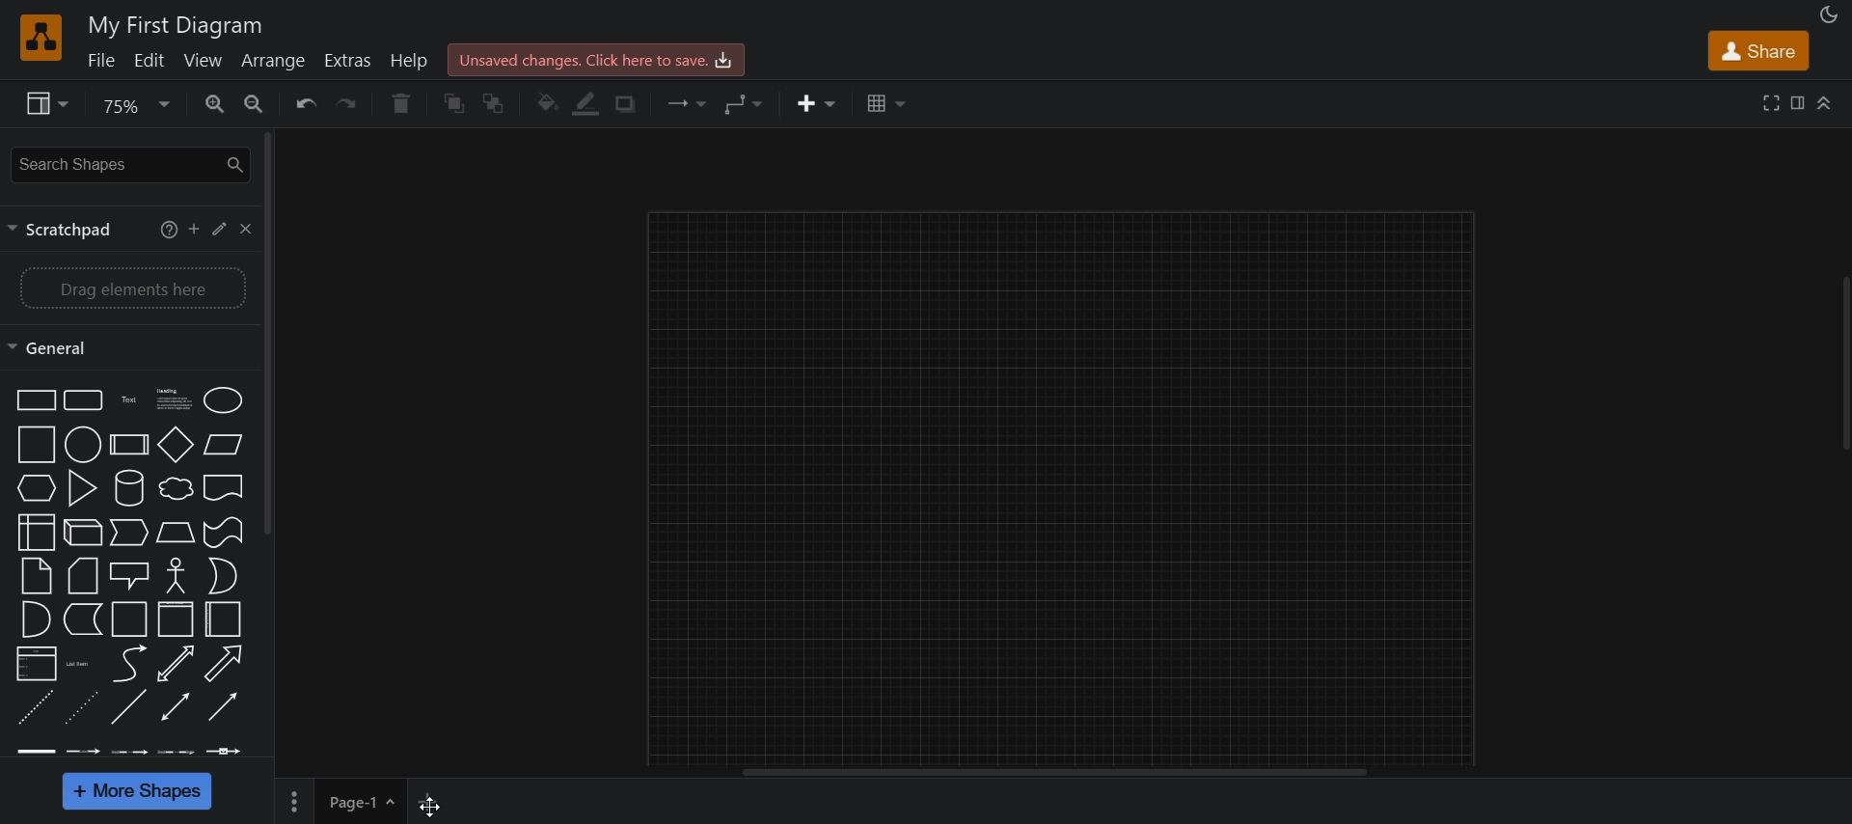 The height and width of the screenshot is (824, 1852). I want to click on fill color, so click(547, 102).